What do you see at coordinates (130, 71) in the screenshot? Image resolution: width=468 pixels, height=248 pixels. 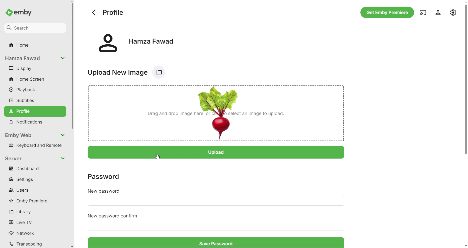 I see `Upload New Image` at bounding box center [130, 71].